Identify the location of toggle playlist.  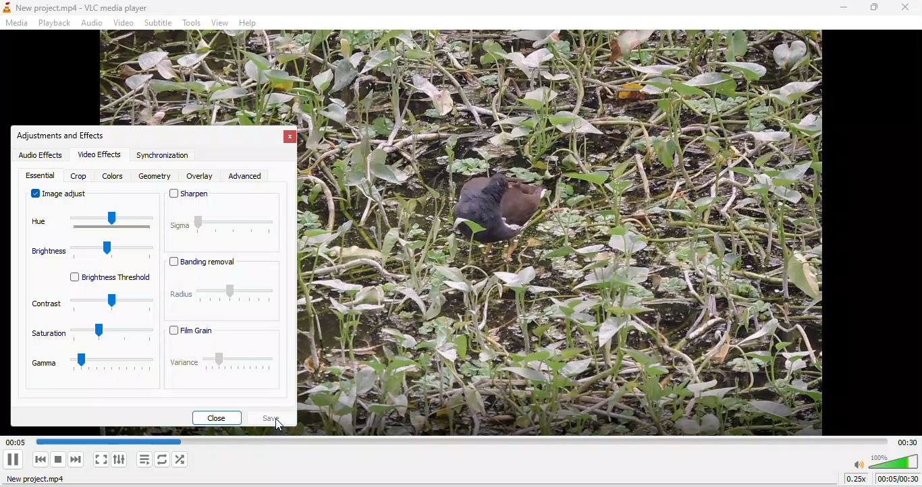
(142, 461).